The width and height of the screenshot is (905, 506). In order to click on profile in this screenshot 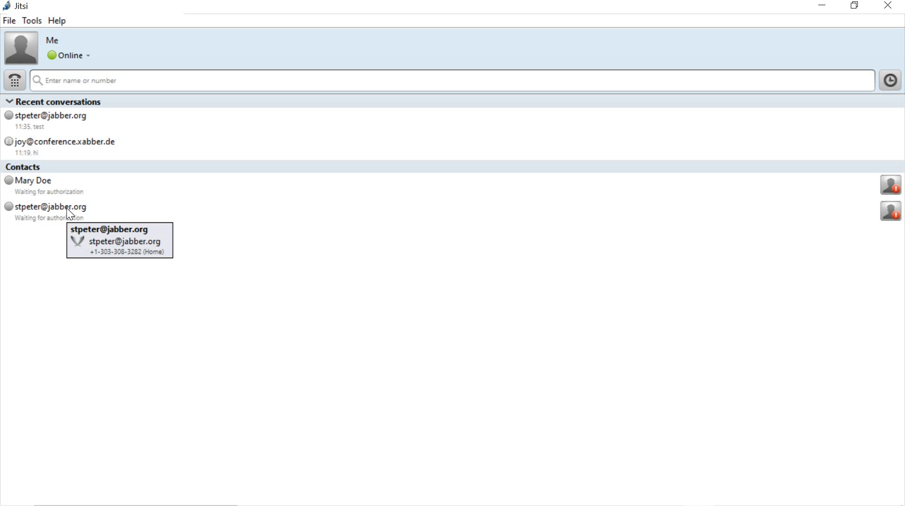, I will do `click(892, 211)`.